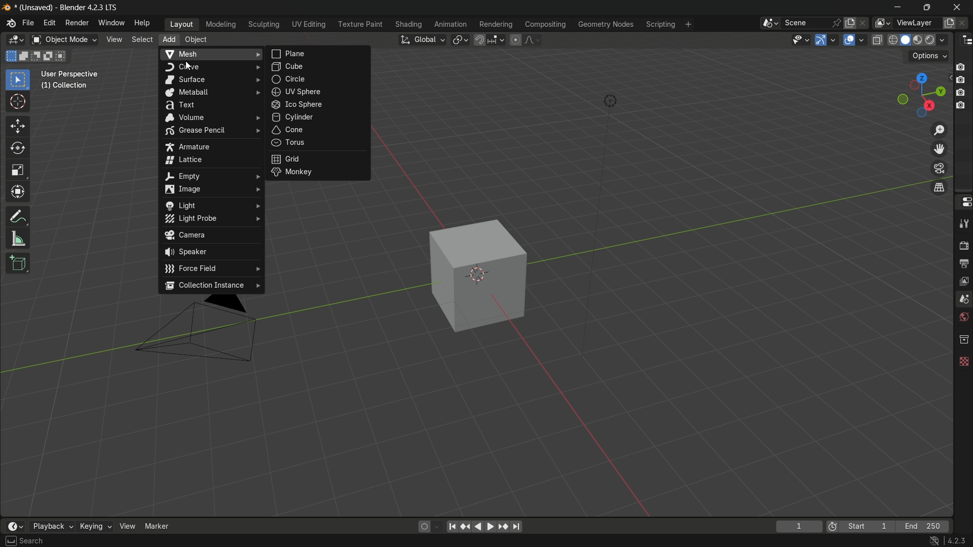 Image resolution: width=973 pixels, height=547 pixels. Describe the element at coordinates (917, 23) in the screenshot. I see `view layer name` at that location.